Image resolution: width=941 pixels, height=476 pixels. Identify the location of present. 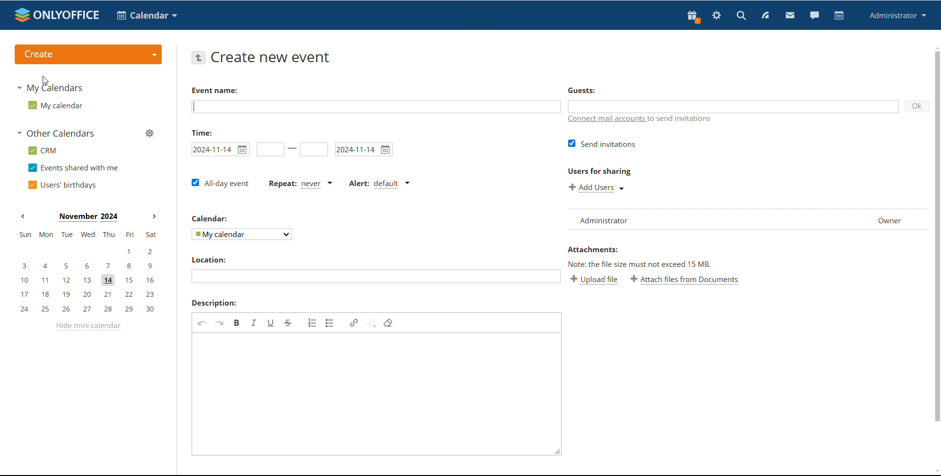
(693, 17).